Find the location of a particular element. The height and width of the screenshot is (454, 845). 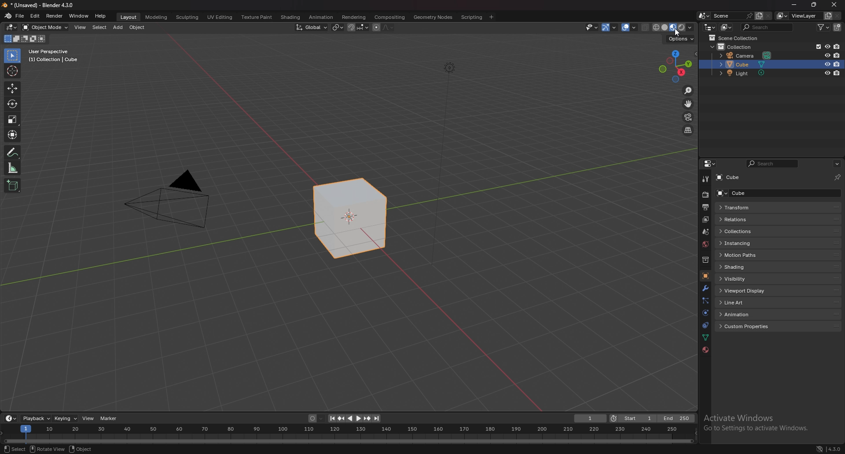

camera is located at coordinates (168, 199).